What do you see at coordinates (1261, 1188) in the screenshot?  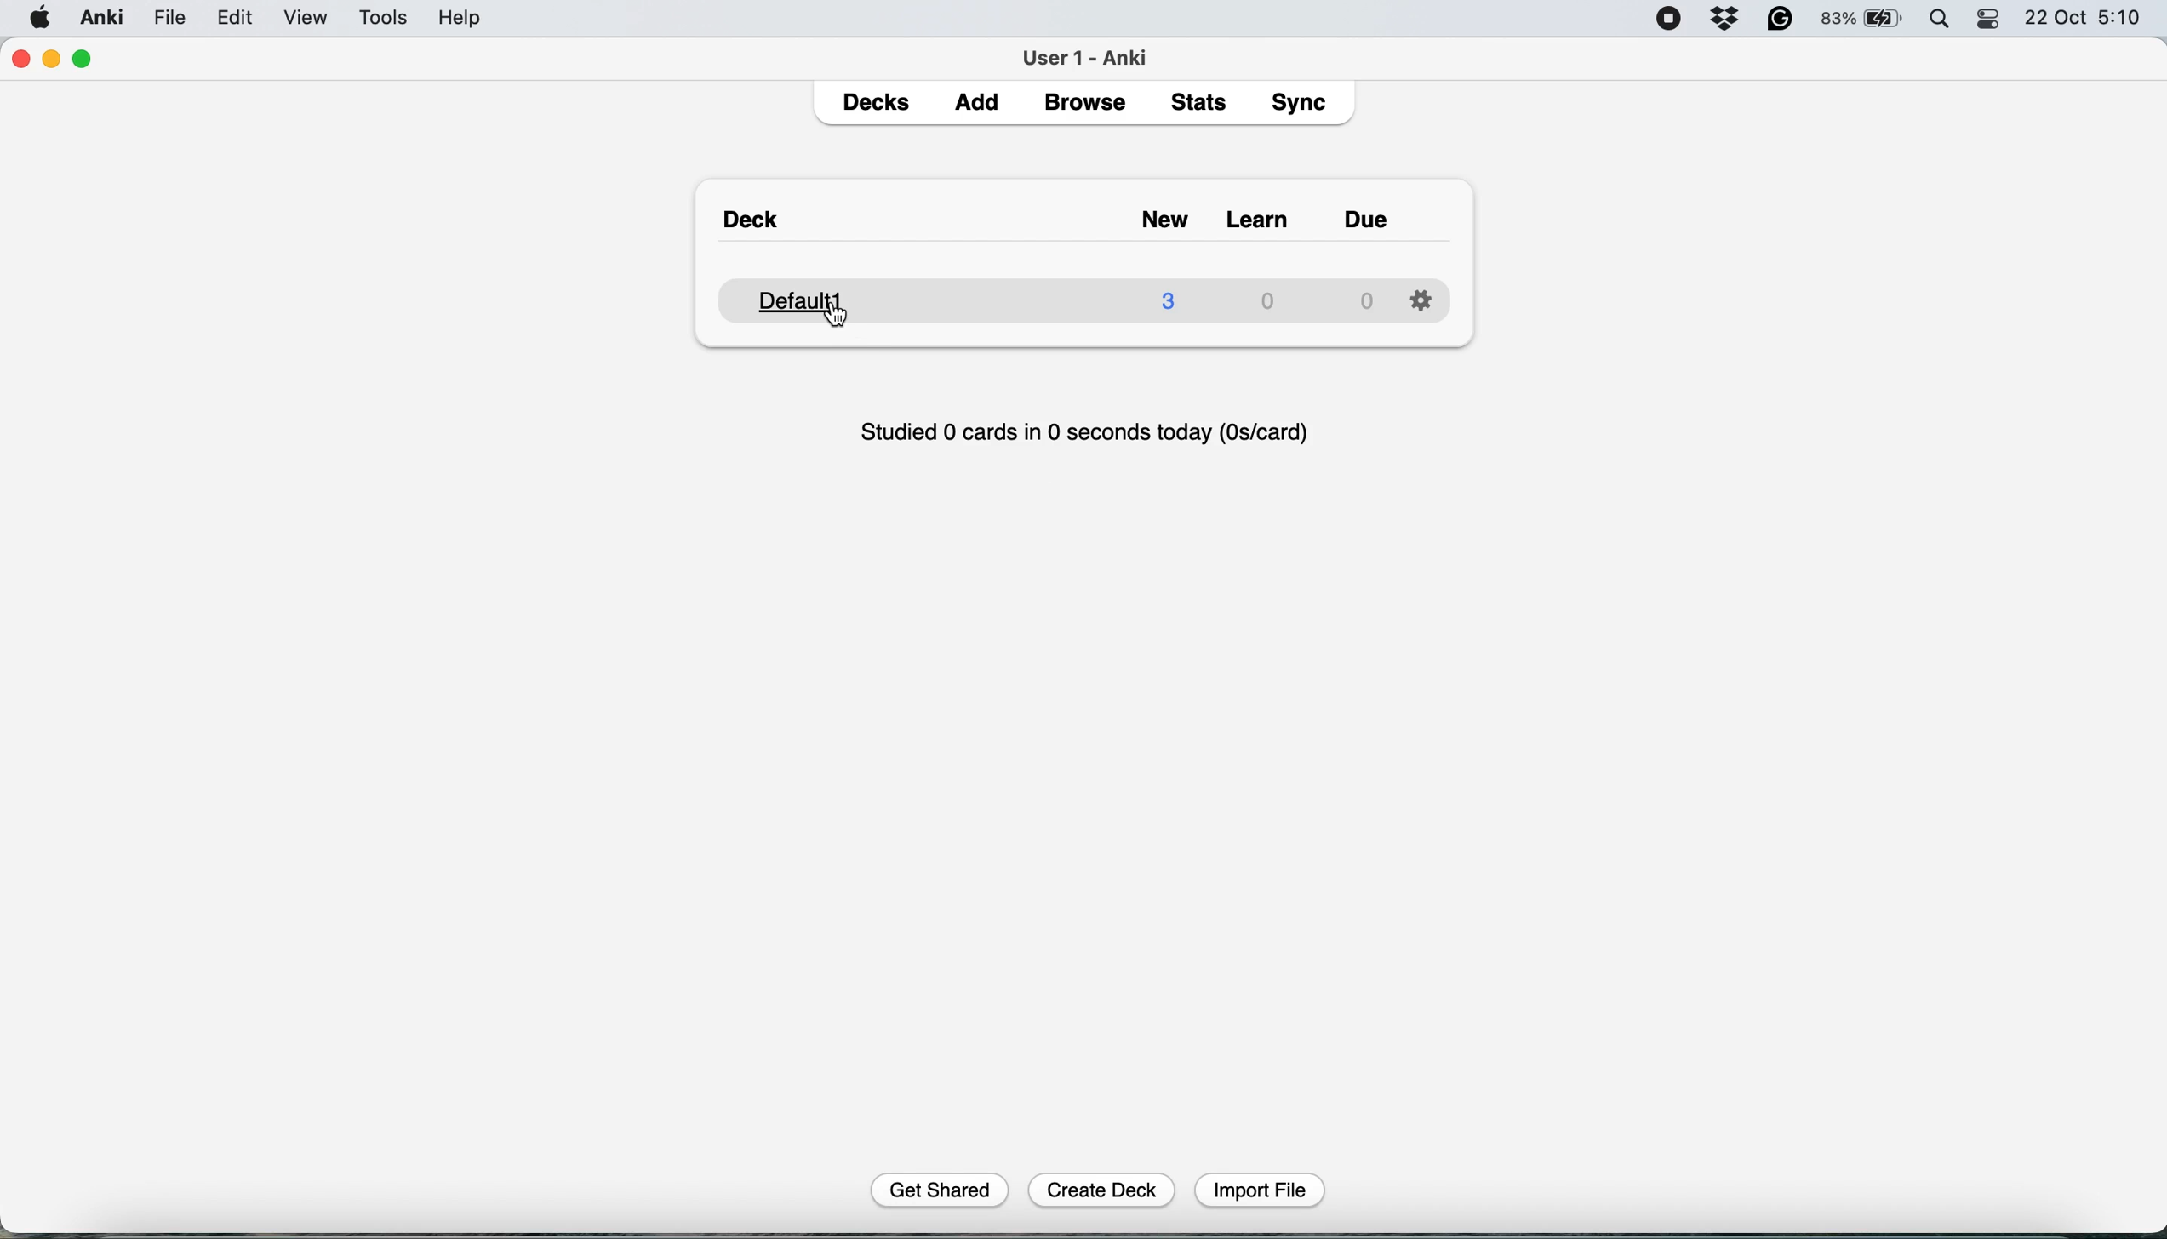 I see `import file` at bounding box center [1261, 1188].